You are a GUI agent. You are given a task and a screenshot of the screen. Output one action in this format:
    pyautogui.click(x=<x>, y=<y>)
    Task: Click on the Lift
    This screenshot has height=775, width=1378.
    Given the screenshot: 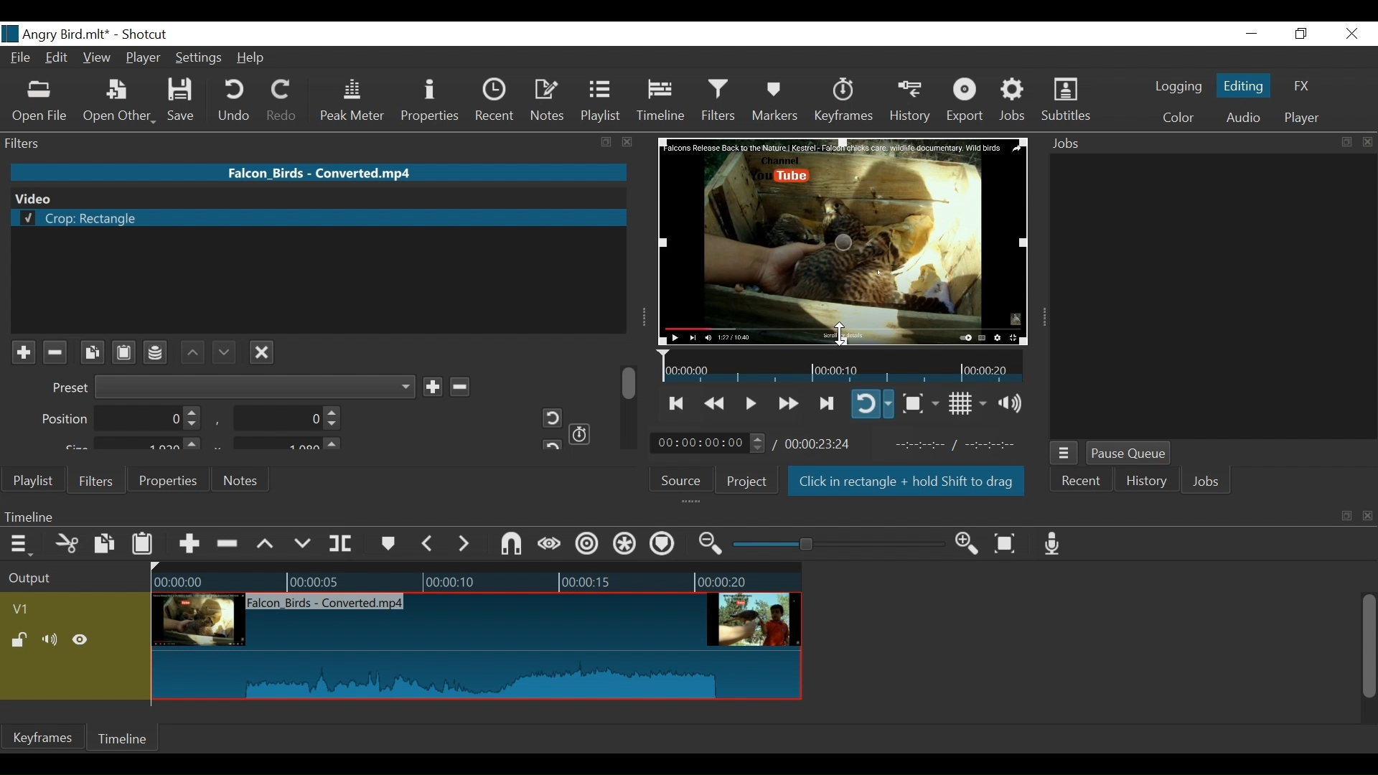 What is the action you would take?
    pyautogui.click(x=268, y=545)
    